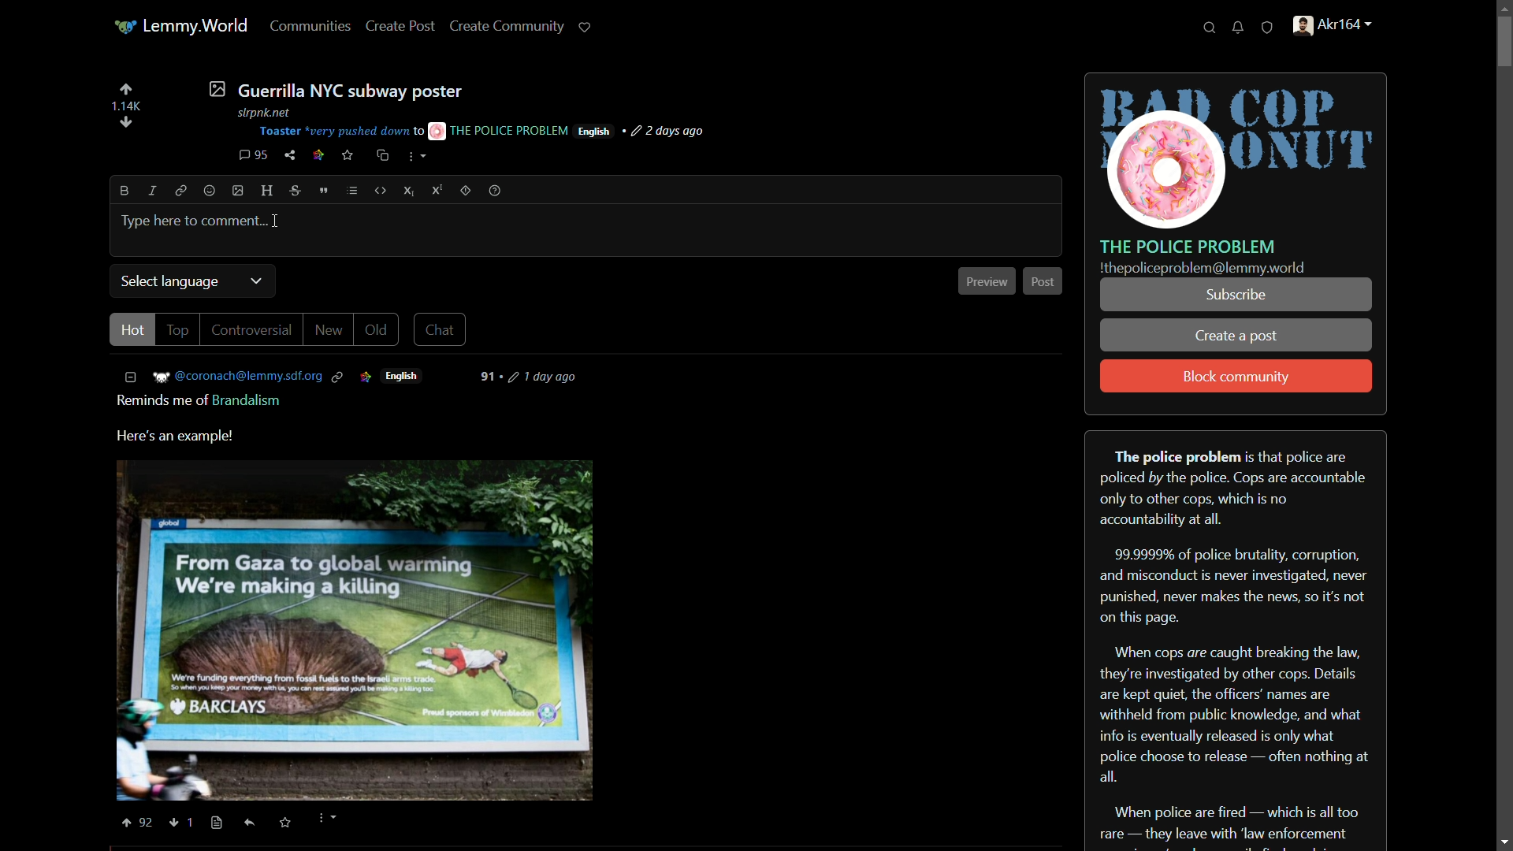 The image size is (1513, 851). Describe the element at coordinates (352, 191) in the screenshot. I see `list` at that location.